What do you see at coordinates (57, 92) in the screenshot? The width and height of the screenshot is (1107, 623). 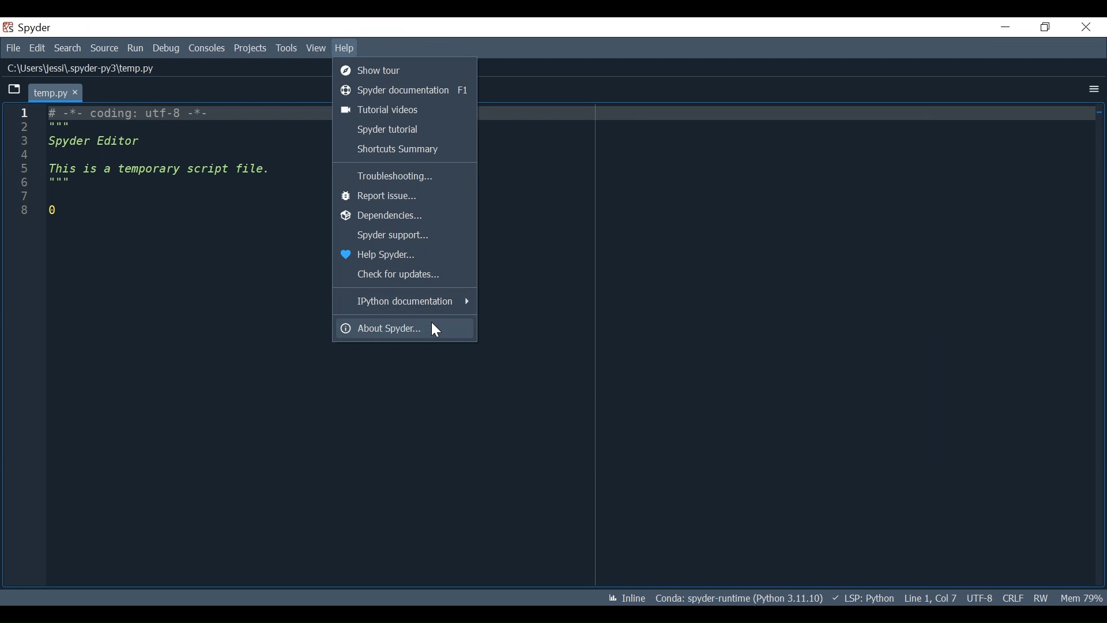 I see `Current tab` at bounding box center [57, 92].